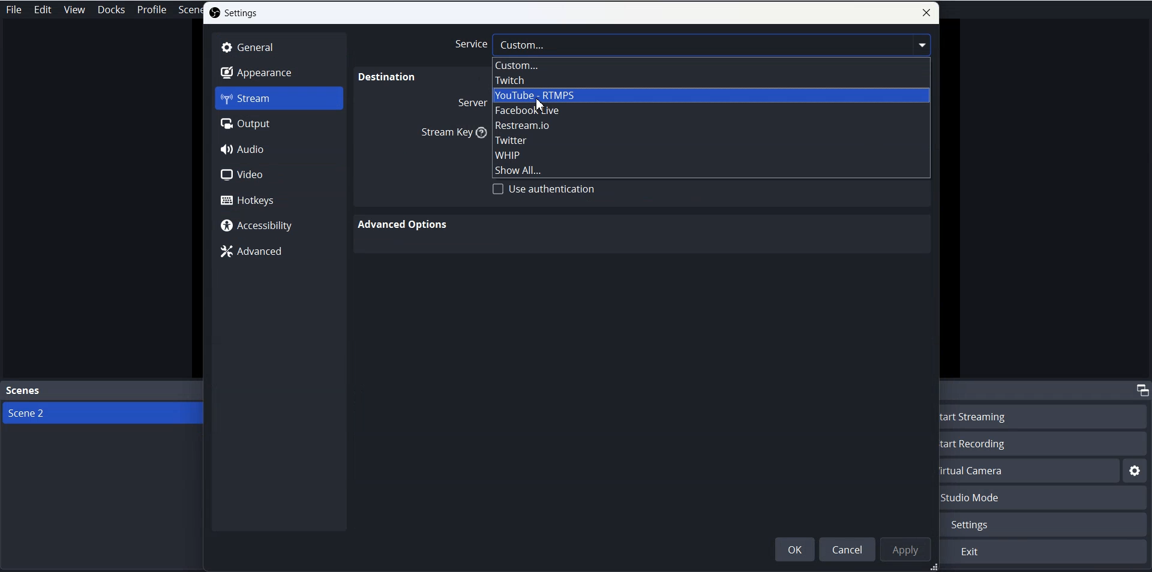 The height and width of the screenshot is (572, 1152). Describe the element at coordinates (188, 11) in the screenshot. I see `Scene` at that location.